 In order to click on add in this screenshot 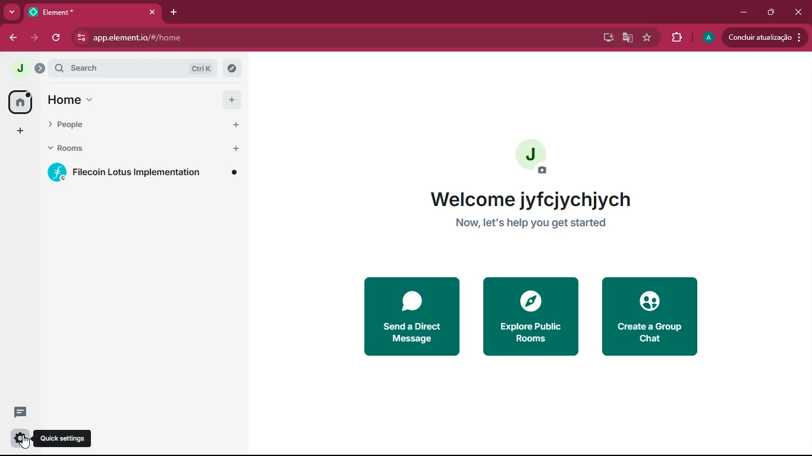, I will do `click(232, 100)`.